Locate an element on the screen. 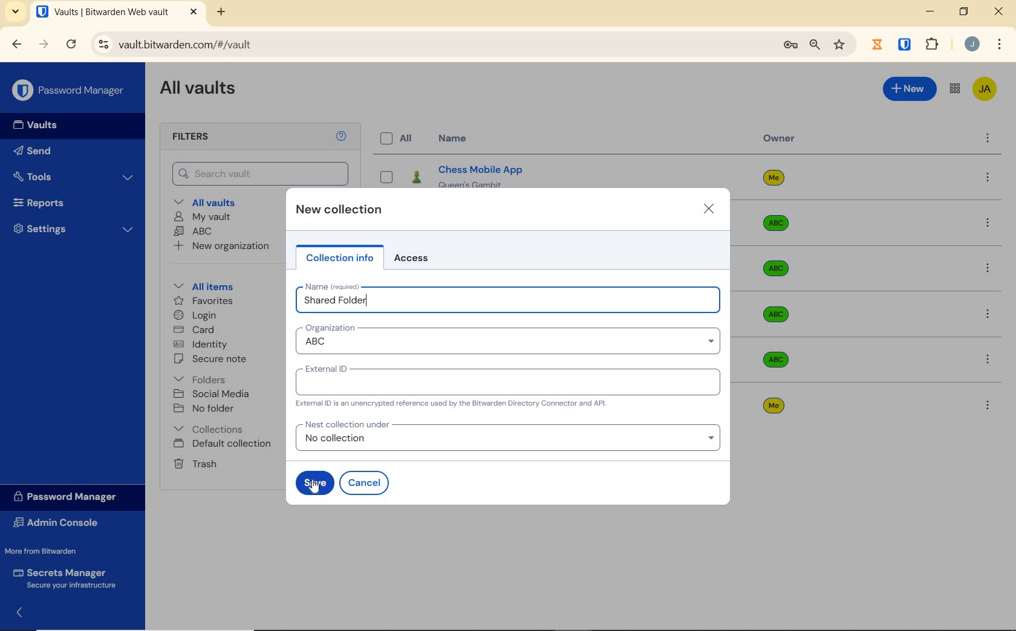  All vaults is located at coordinates (218, 202).